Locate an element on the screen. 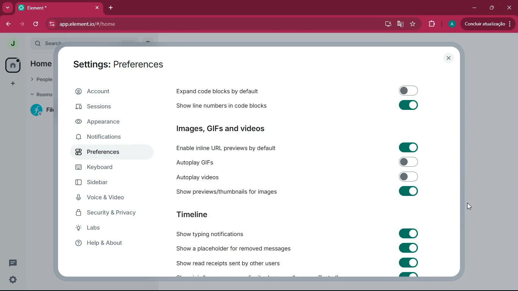 The width and height of the screenshot is (518, 291). toggle on/off is located at coordinates (409, 147).